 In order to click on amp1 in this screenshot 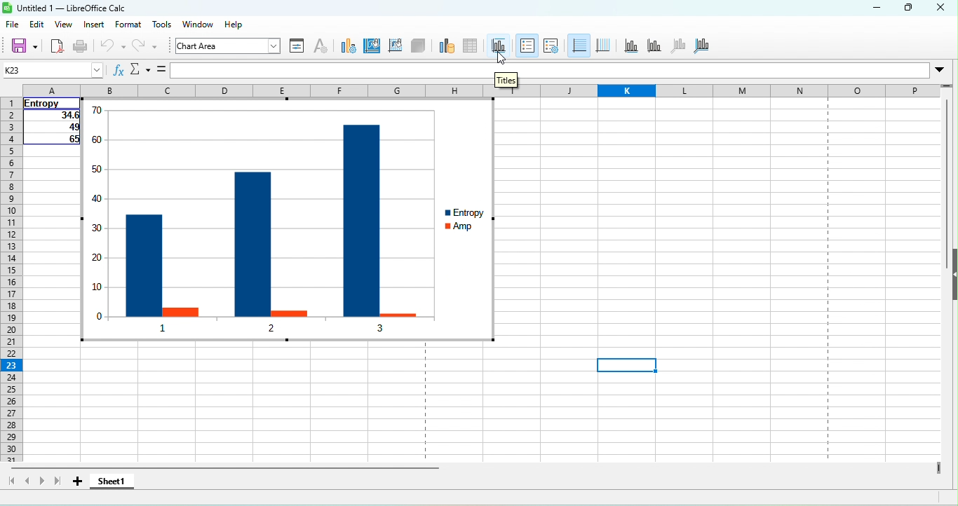, I will do `click(181, 311)`.